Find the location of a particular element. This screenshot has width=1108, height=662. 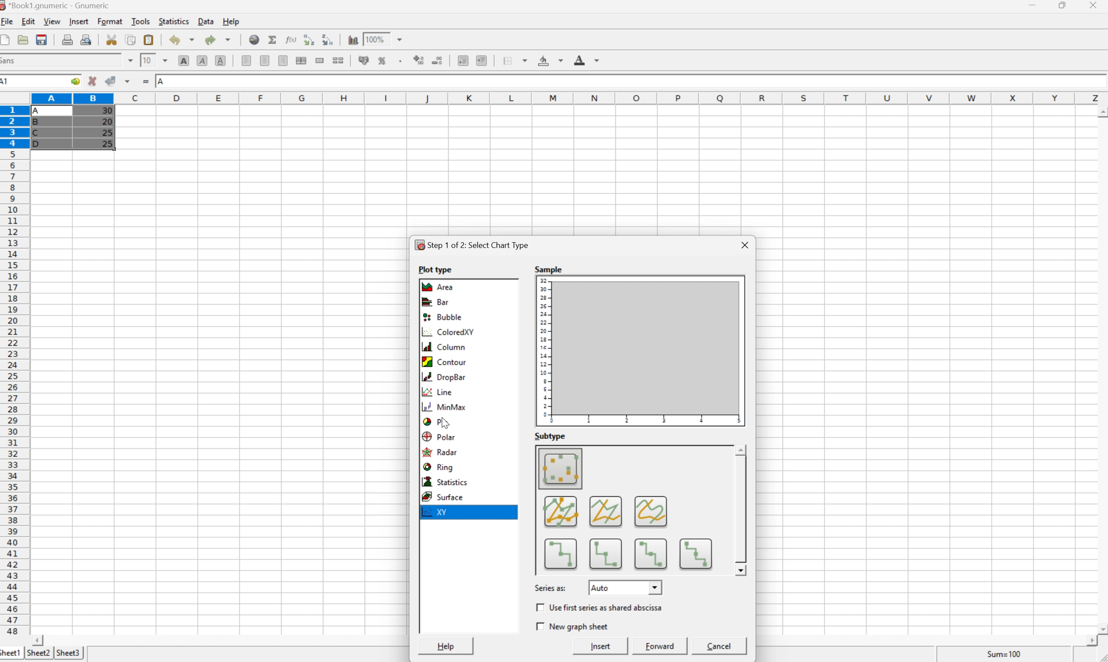

Align Left is located at coordinates (247, 62).